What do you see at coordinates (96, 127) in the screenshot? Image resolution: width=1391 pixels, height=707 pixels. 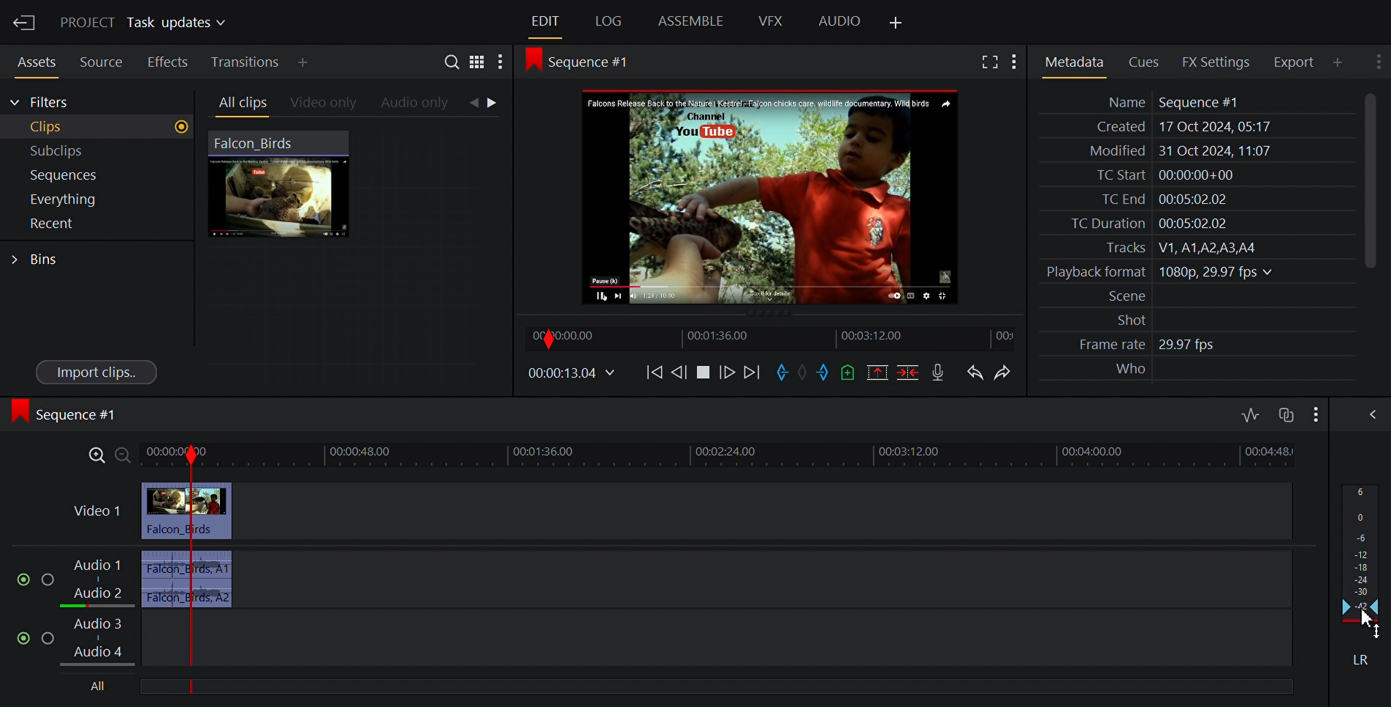 I see `Clips` at bounding box center [96, 127].